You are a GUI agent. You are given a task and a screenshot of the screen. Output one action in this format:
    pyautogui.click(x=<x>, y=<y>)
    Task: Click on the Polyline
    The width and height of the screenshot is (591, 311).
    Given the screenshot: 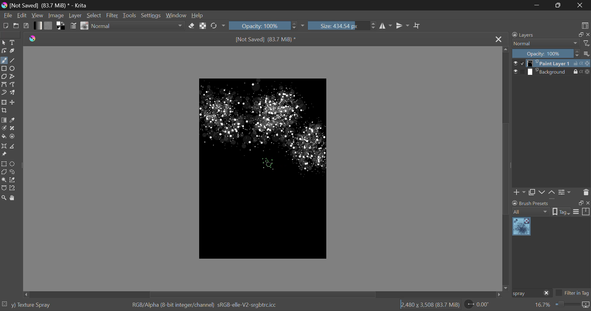 What is the action you would take?
    pyautogui.click(x=13, y=77)
    